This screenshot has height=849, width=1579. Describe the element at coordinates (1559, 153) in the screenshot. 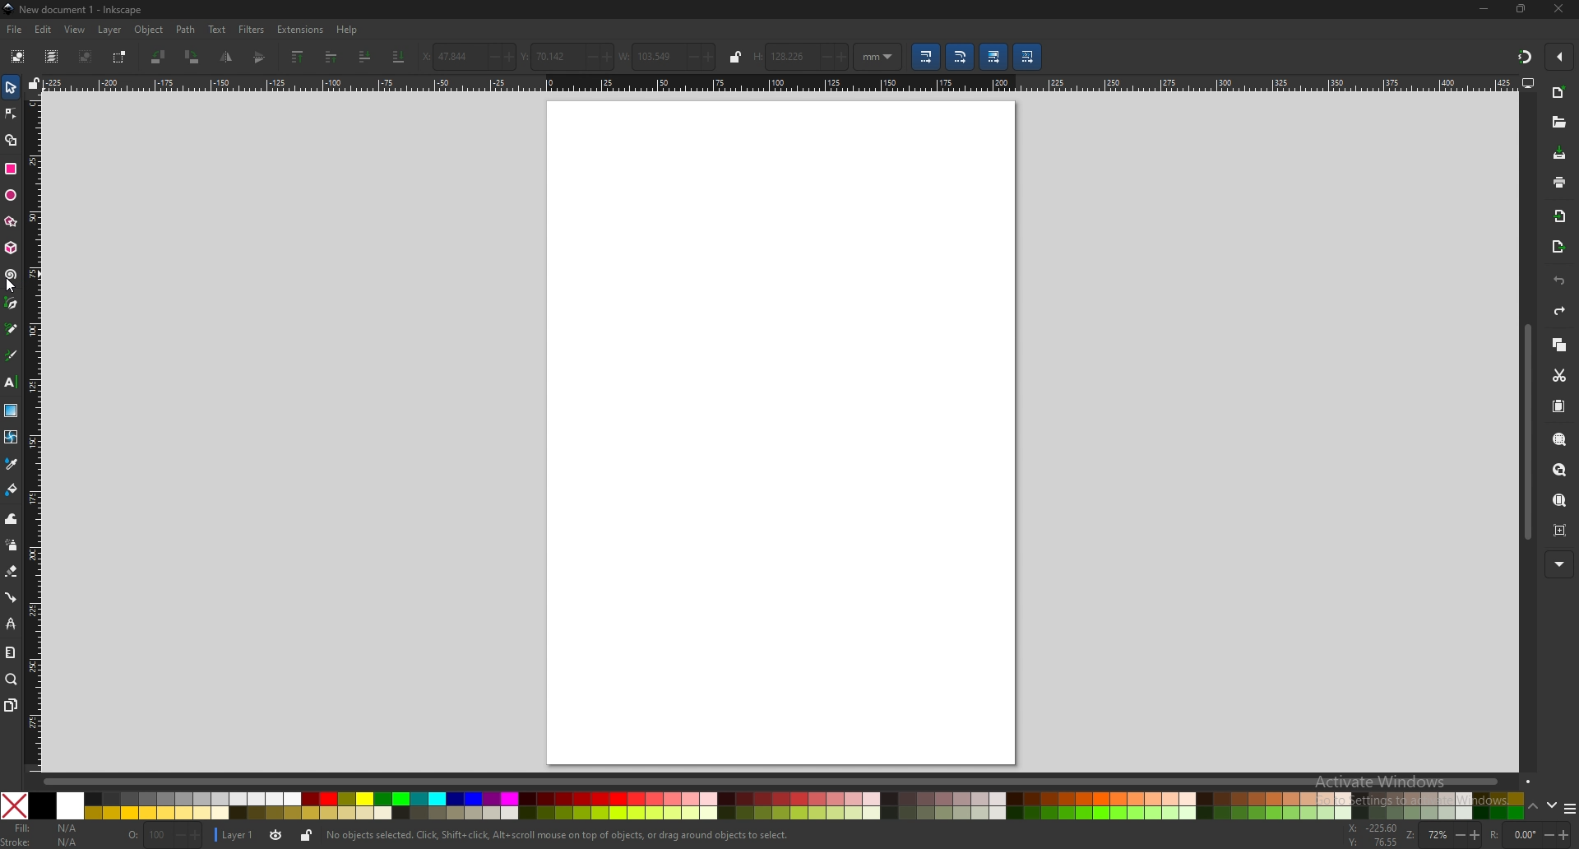

I see `save` at that location.